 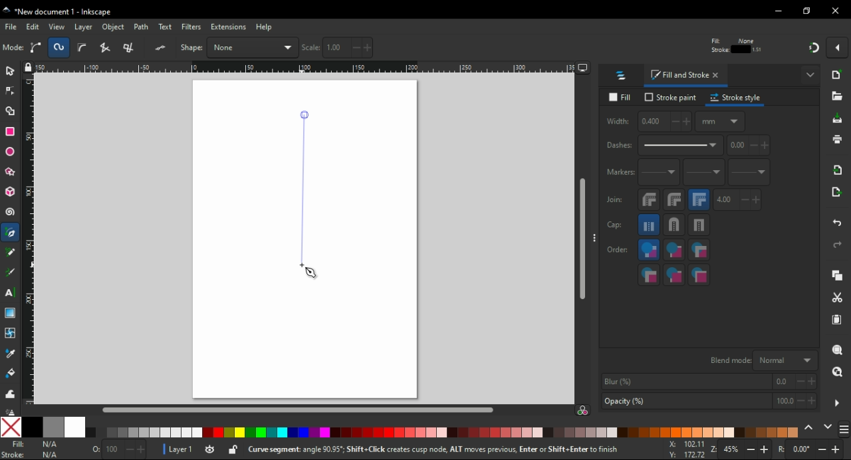 I want to click on color tone pallete, so click(x=775, y=431).